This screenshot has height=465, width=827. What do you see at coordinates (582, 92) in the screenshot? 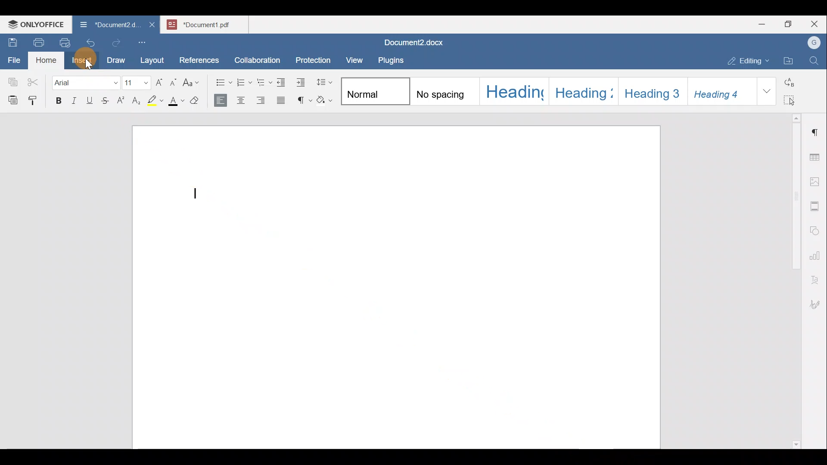
I see `Style 4` at bounding box center [582, 92].